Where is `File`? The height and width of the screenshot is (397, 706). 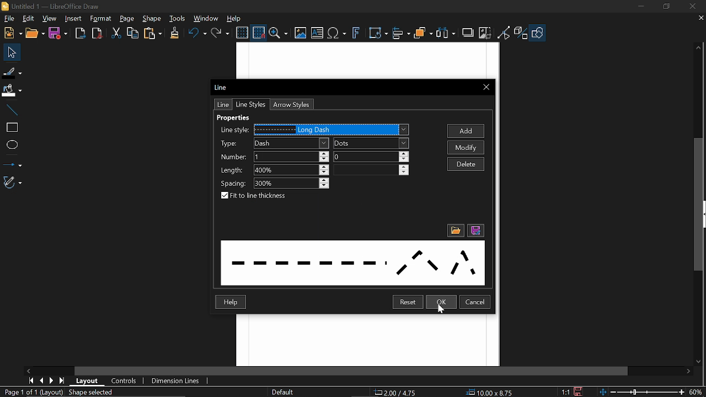 File is located at coordinates (455, 231).